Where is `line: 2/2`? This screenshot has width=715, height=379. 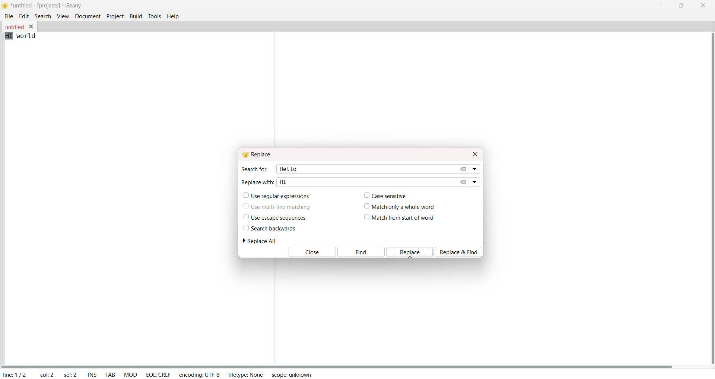
line: 2/2 is located at coordinates (14, 375).